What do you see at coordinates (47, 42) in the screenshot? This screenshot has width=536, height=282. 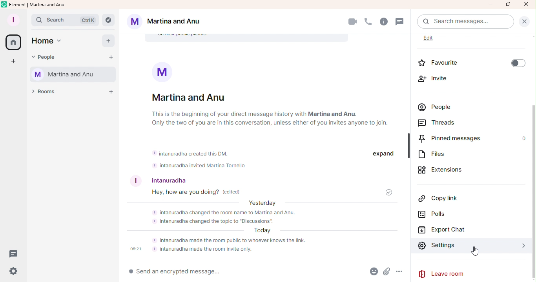 I see `Home` at bounding box center [47, 42].